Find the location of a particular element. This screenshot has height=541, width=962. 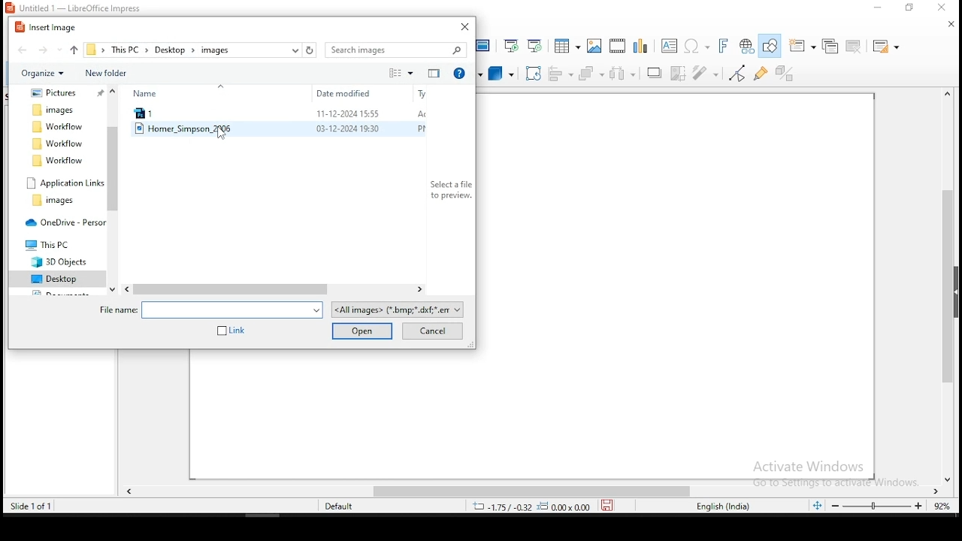

master slide is located at coordinates (485, 46).